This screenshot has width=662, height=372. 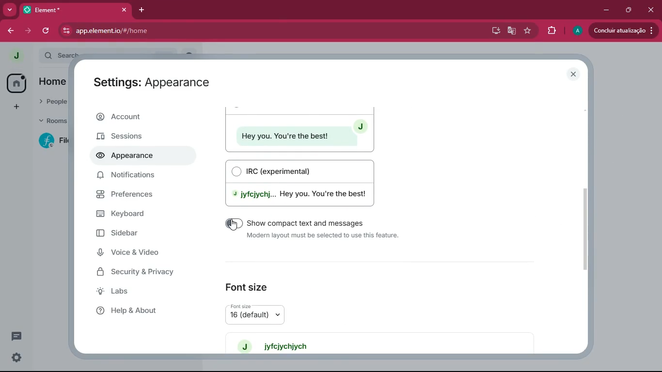 I want to click on sidebar, so click(x=134, y=233).